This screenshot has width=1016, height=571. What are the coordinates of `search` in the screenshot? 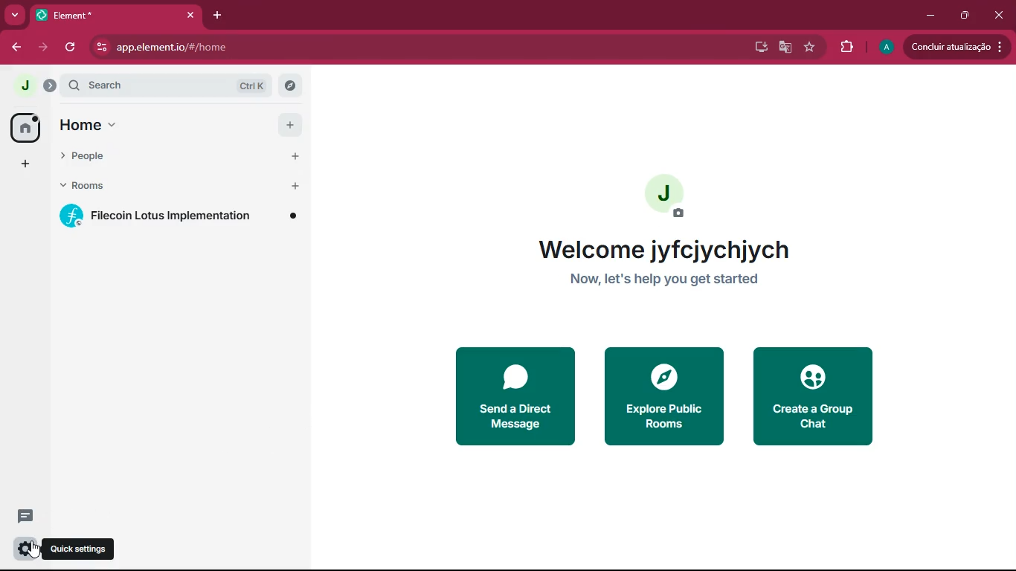 It's located at (137, 86).